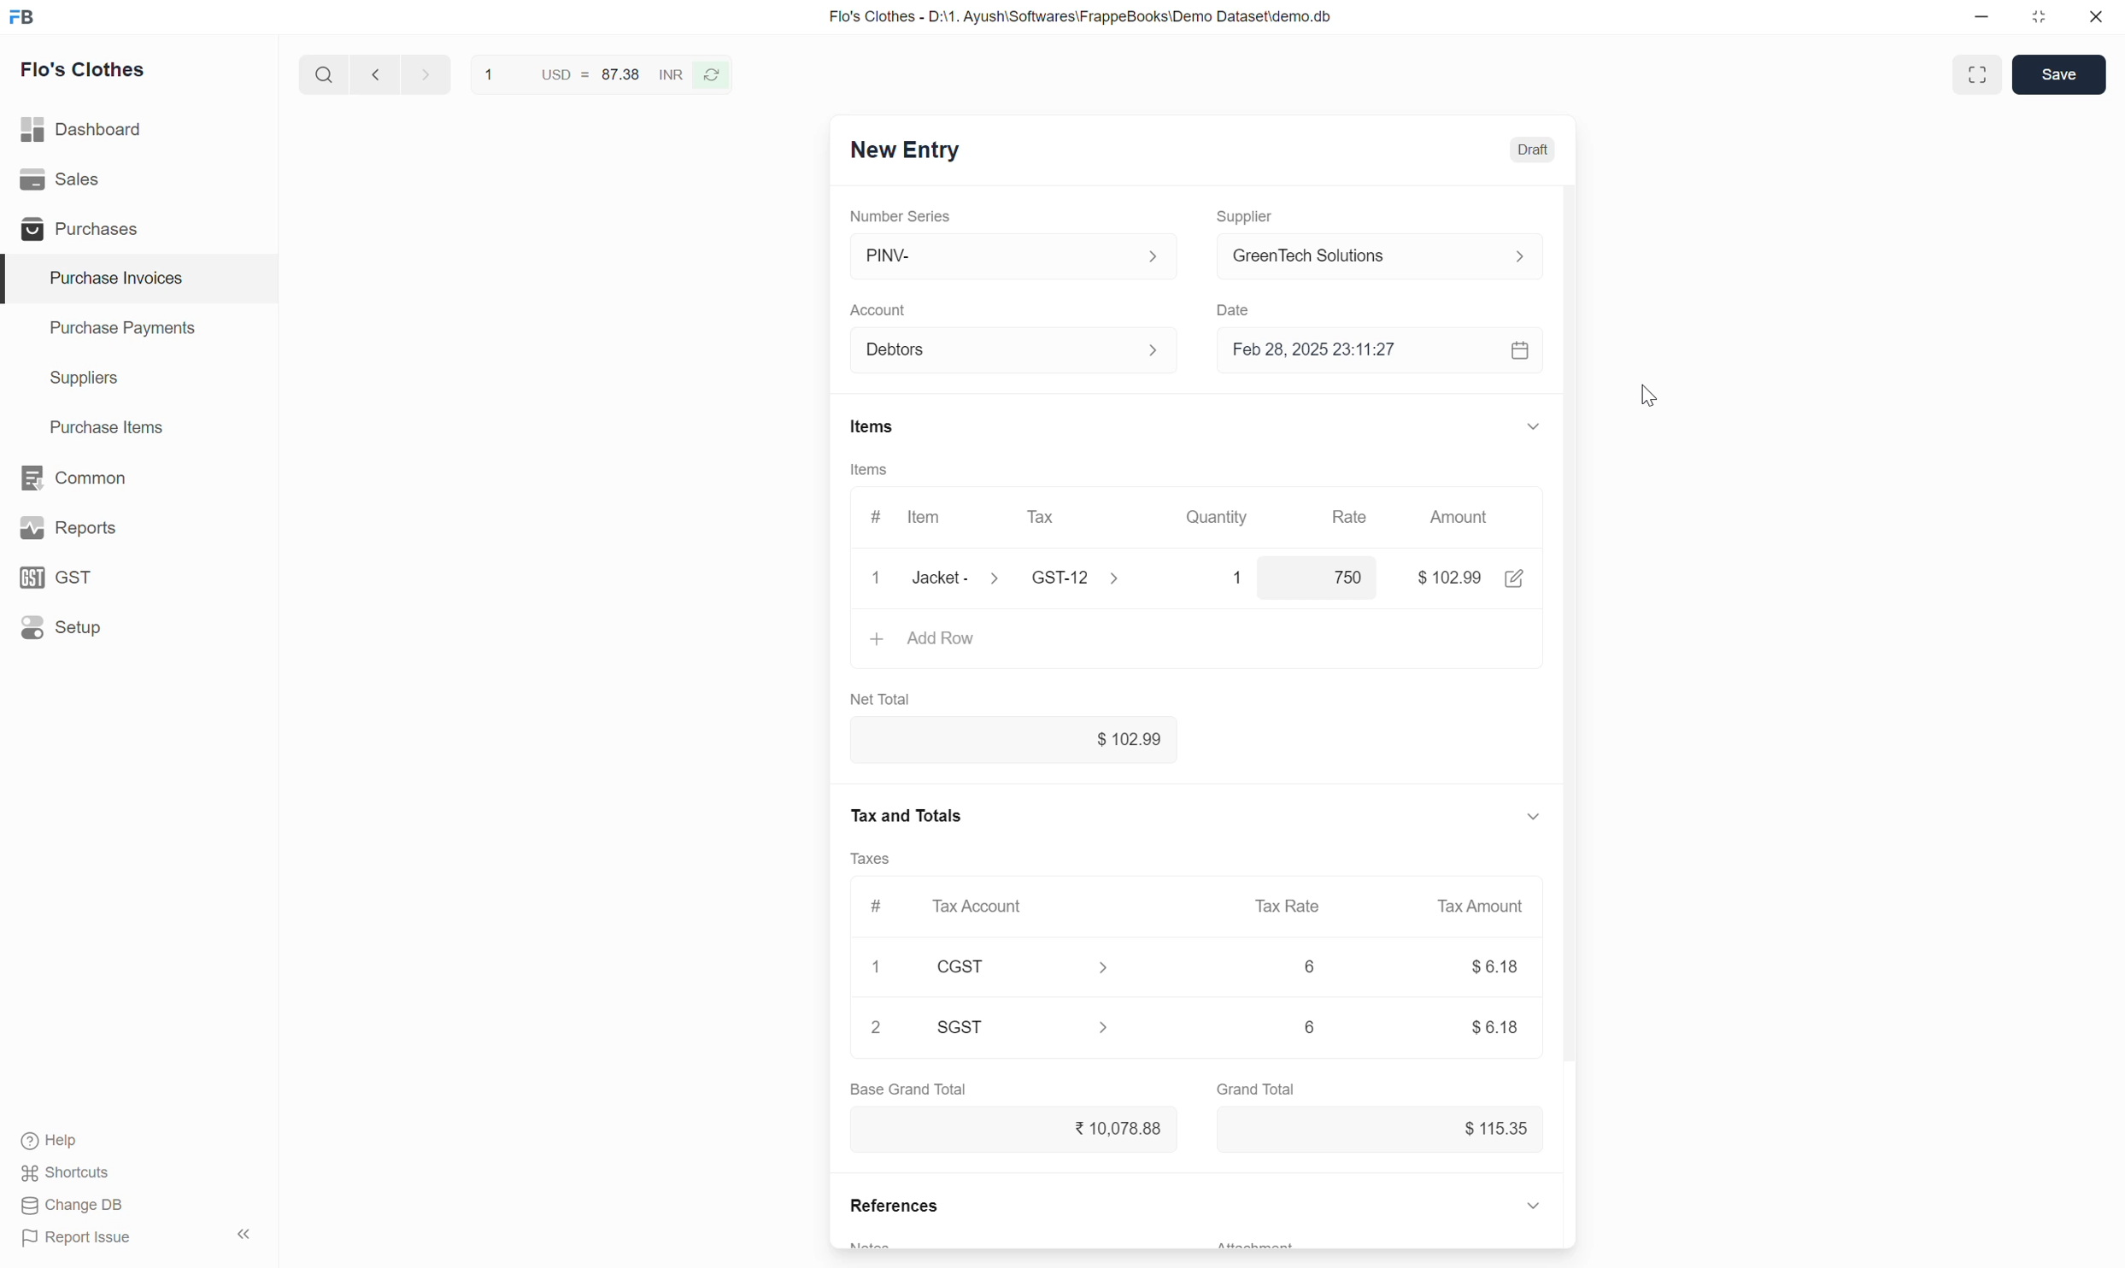 The width and height of the screenshot is (2125, 1268). I want to click on Suppliers, so click(139, 379).